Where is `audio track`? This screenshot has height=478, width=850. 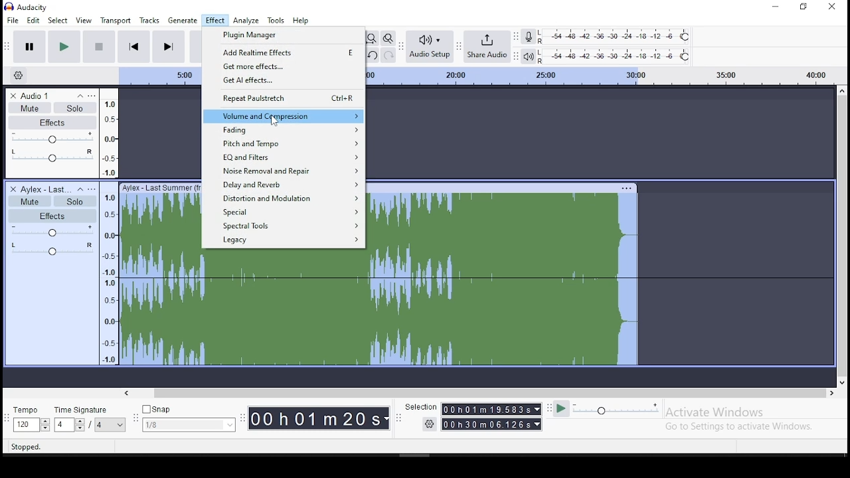 audio track is located at coordinates (159, 215).